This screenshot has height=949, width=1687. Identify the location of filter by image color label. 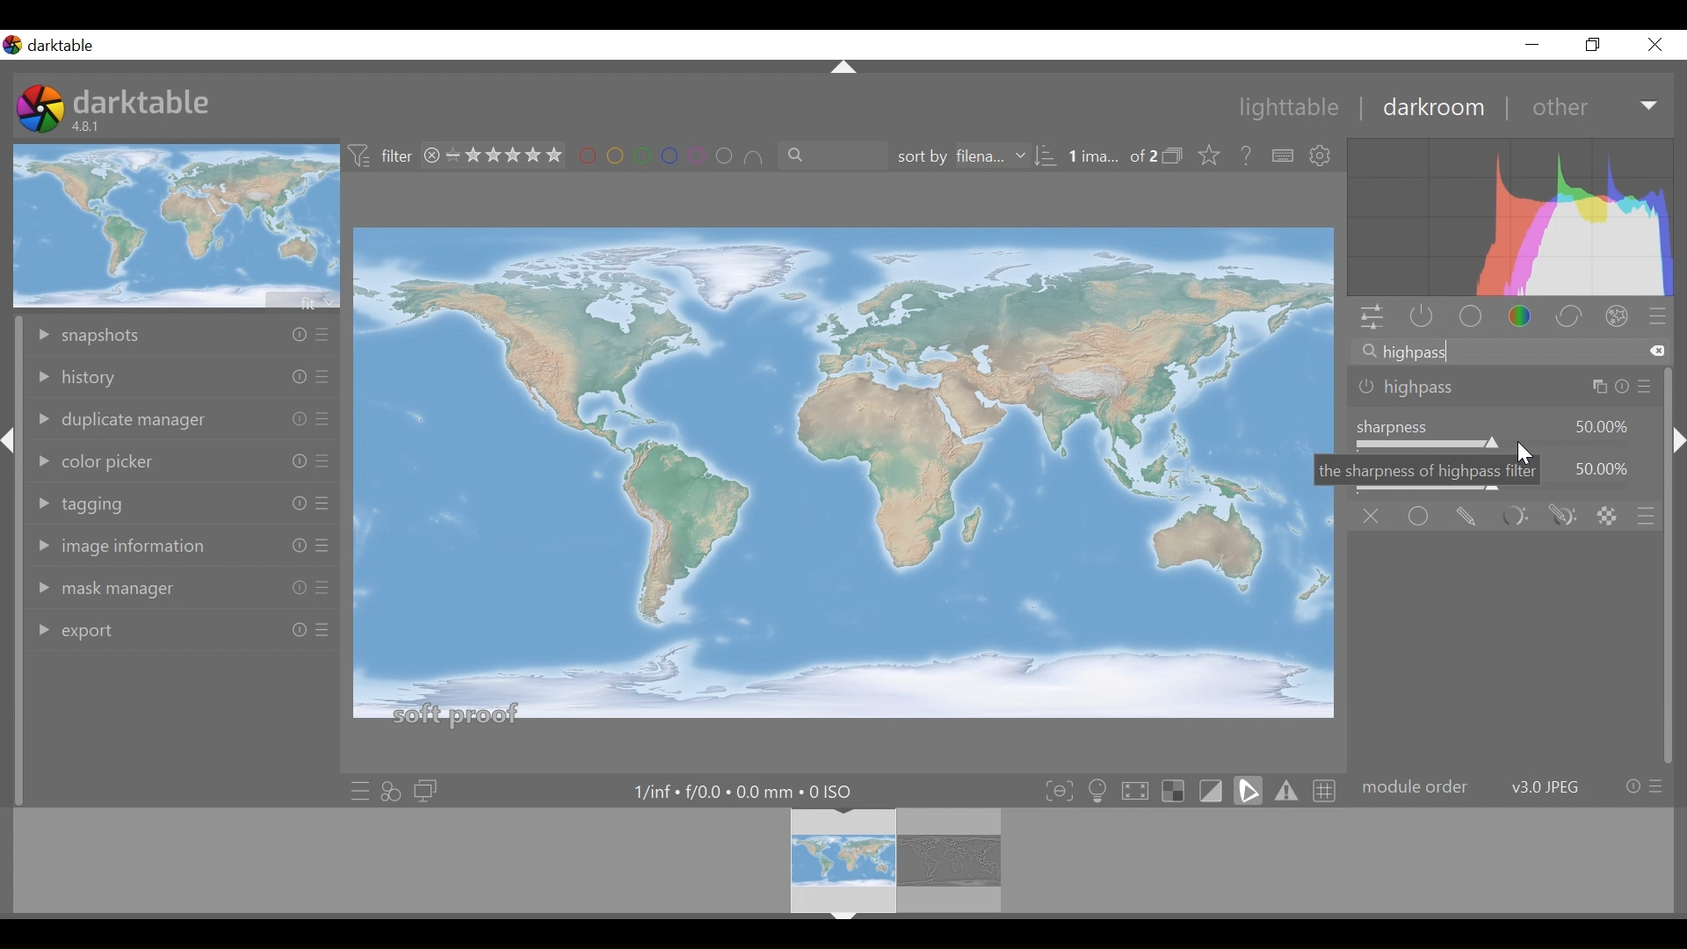
(671, 153).